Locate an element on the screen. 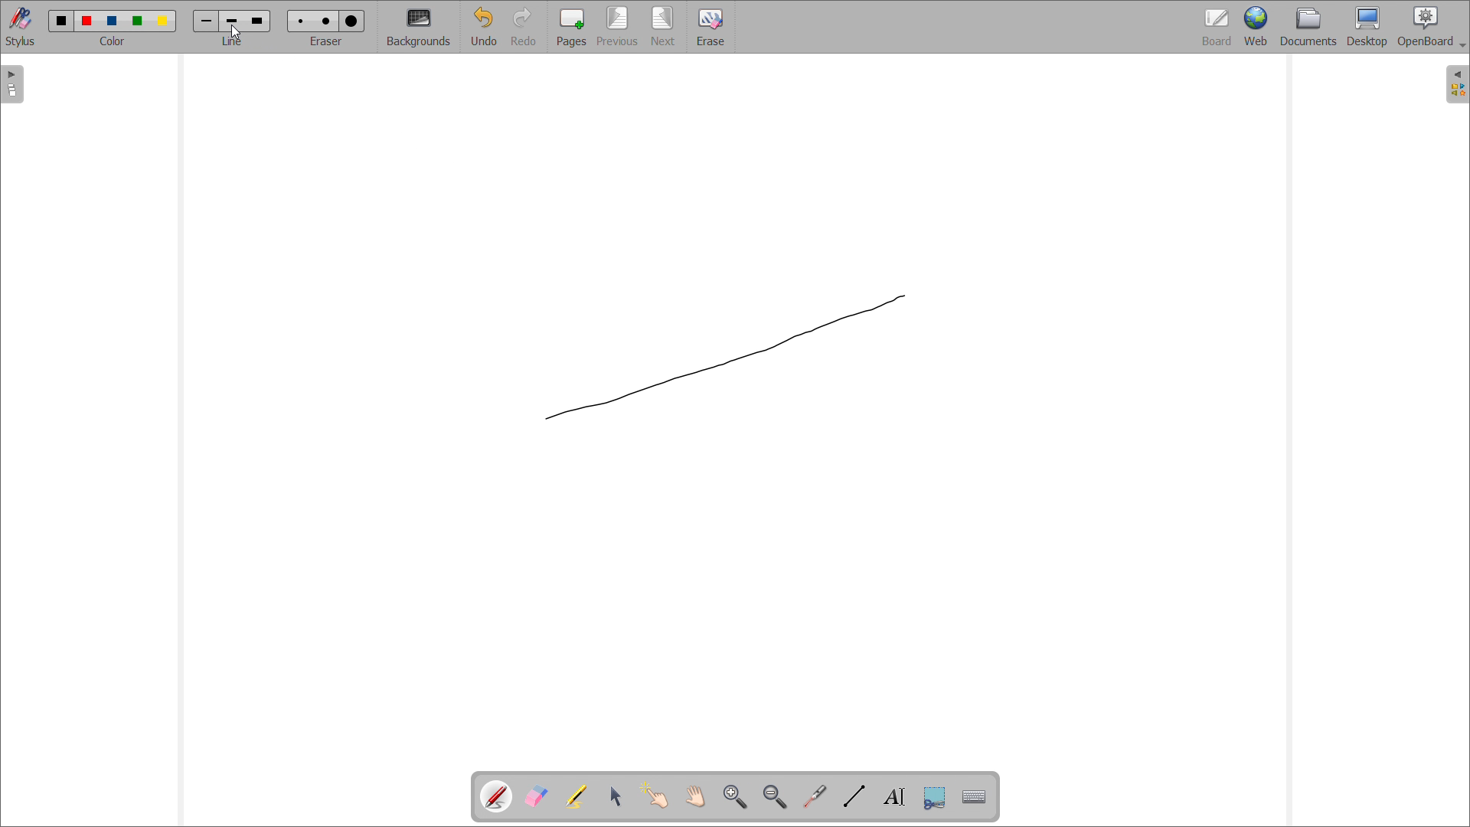  board is located at coordinates (1216, 27).